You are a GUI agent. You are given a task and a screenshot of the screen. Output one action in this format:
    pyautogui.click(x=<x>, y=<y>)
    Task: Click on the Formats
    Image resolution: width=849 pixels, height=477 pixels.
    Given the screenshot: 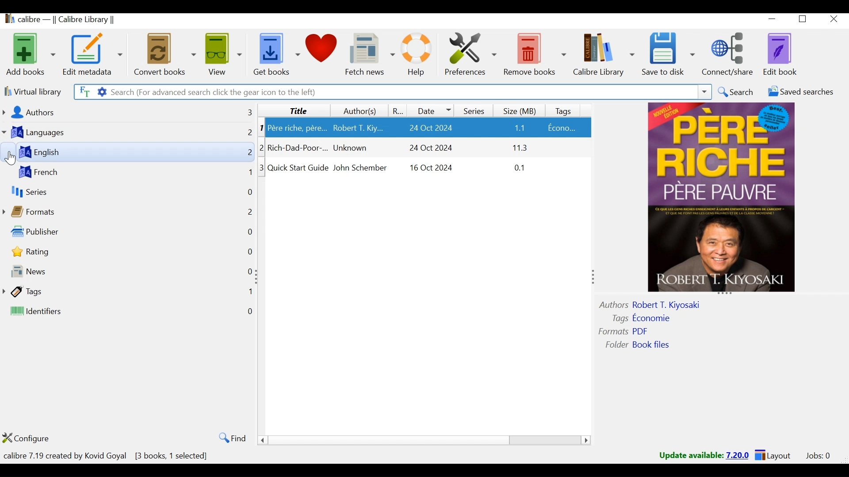 What is the action you would take?
    pyautogui.click(x=48, y=210)
    